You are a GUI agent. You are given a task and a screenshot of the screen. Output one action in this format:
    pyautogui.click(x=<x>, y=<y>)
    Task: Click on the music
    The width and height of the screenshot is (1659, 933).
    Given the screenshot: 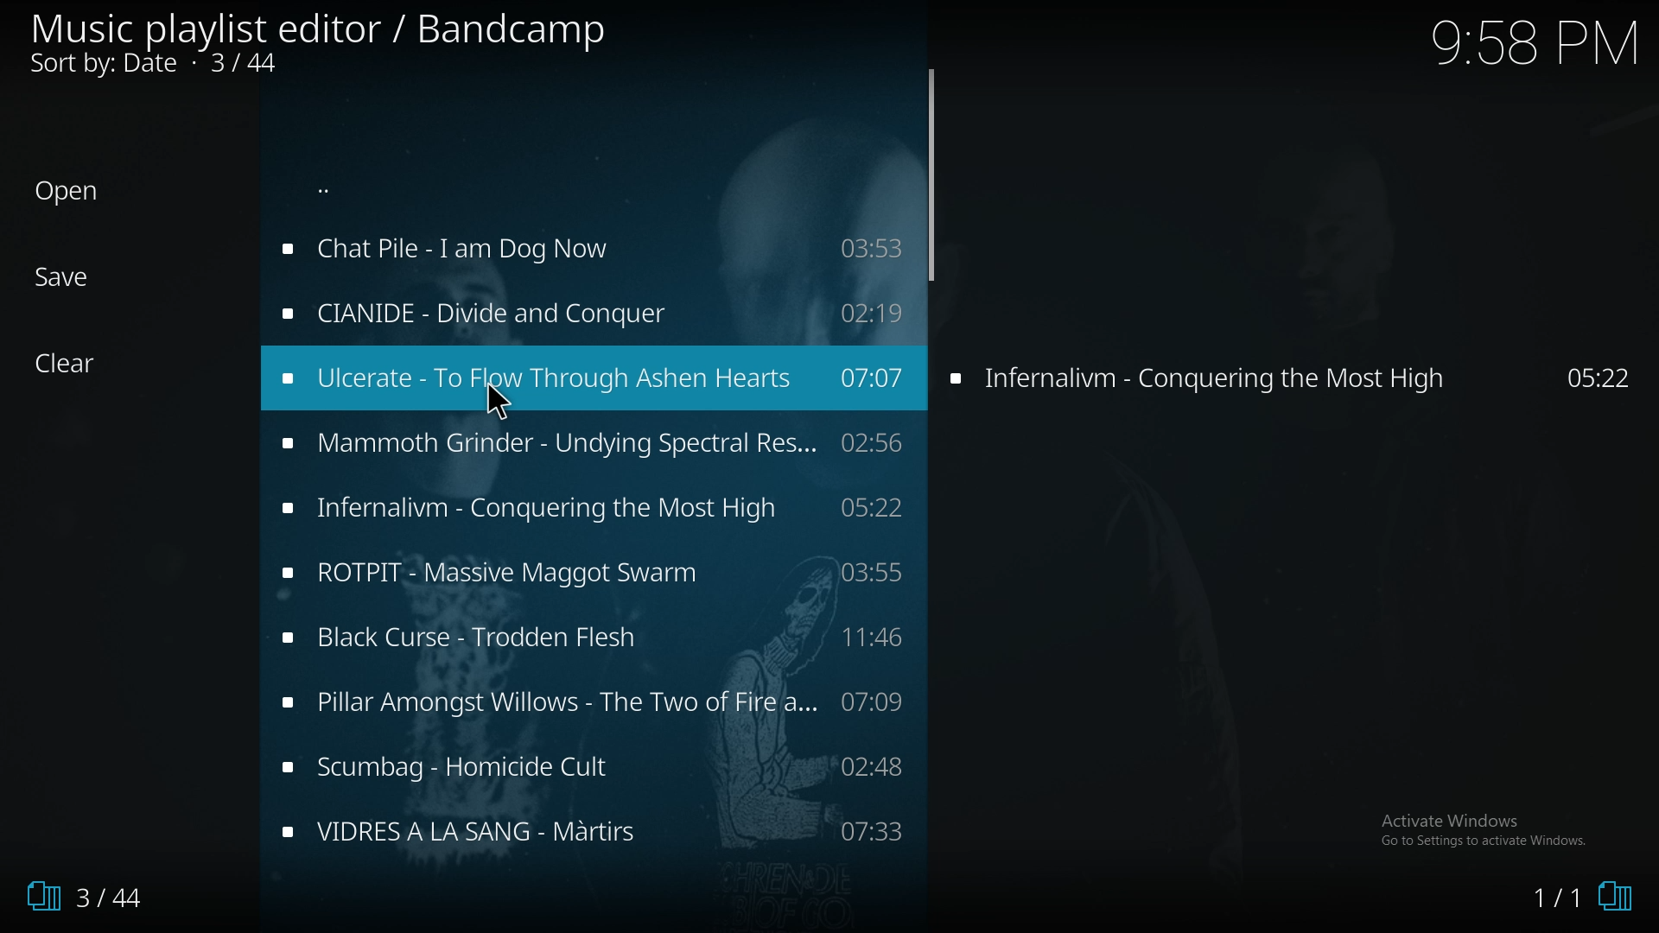 What is the action you would take?
    pyautogui.click(x=594, y=766)
    